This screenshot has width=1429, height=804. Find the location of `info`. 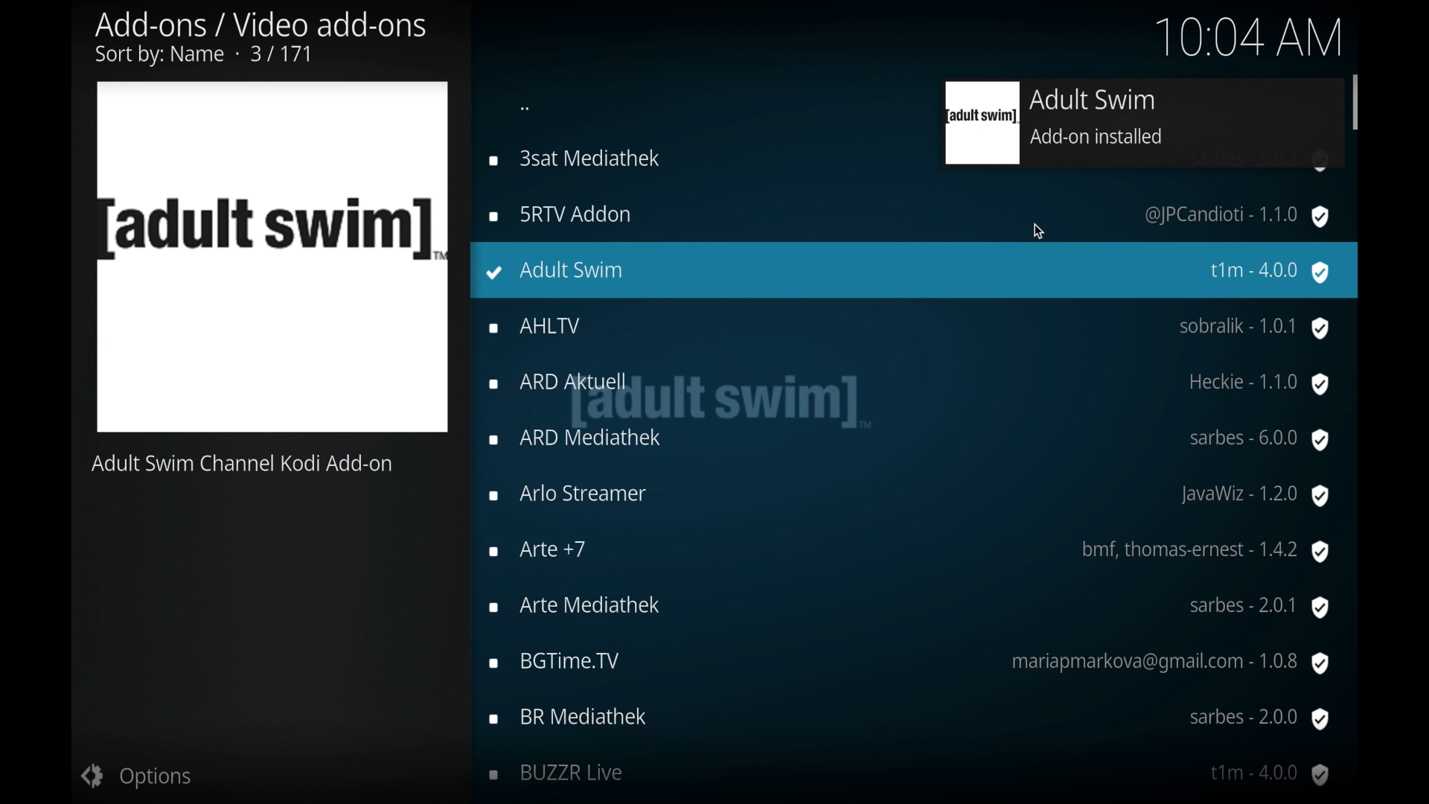

info is located at coordinates (243, 464).